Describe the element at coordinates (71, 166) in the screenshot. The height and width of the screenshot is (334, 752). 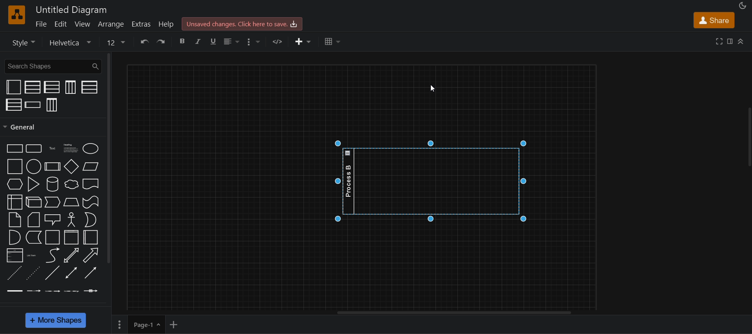
I see `diamond` at that location.